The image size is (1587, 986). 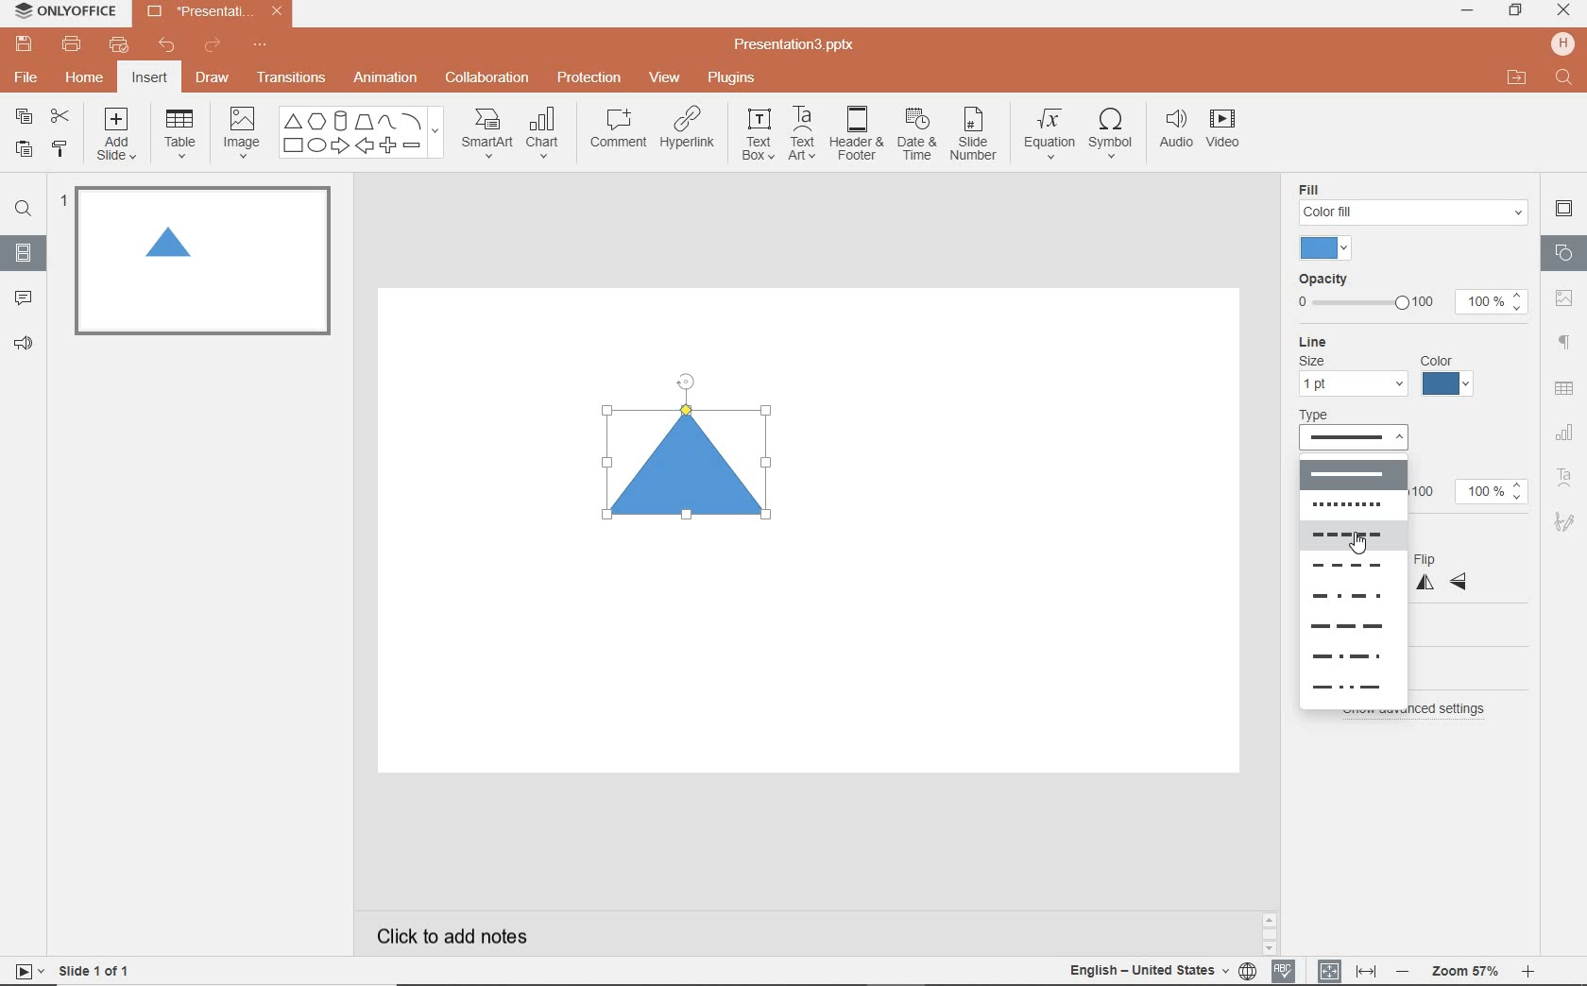 I want to click on CUSTOMIZE QUICK ACCESS TOOLBAR, so click(x=260, y=45).